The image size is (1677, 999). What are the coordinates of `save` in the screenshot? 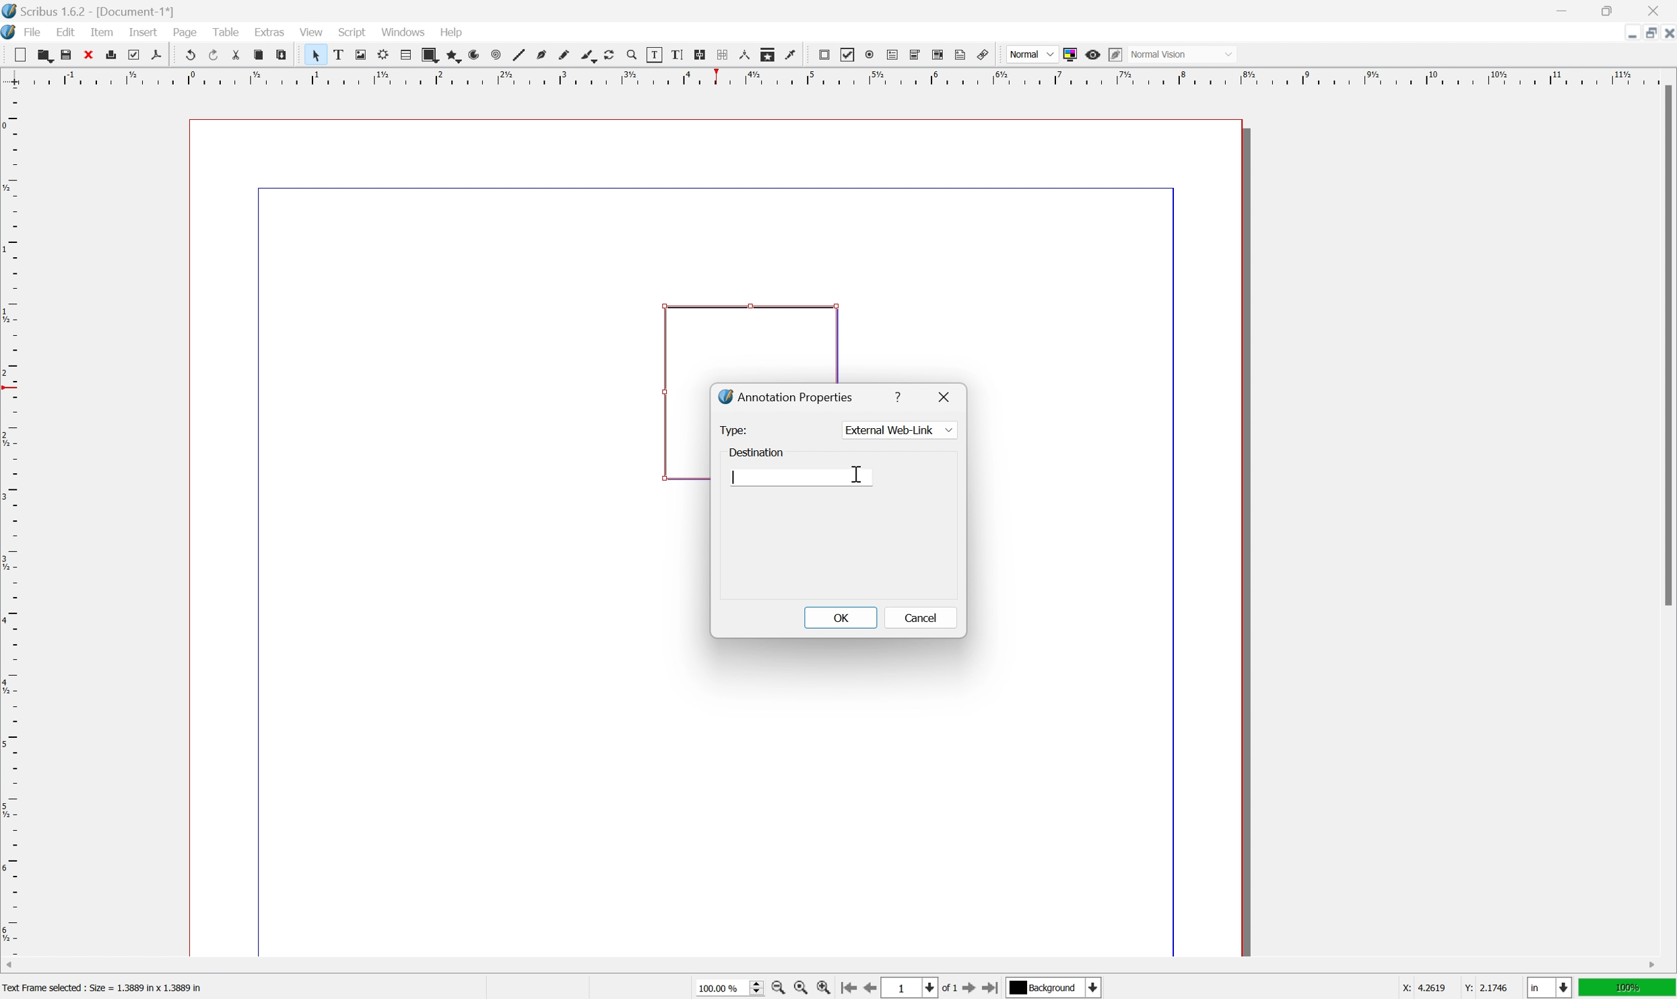 It's located at (67, 55).